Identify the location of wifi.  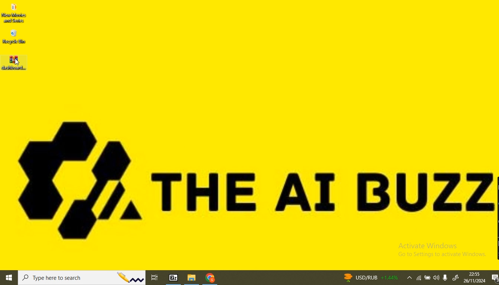
(419, 279).